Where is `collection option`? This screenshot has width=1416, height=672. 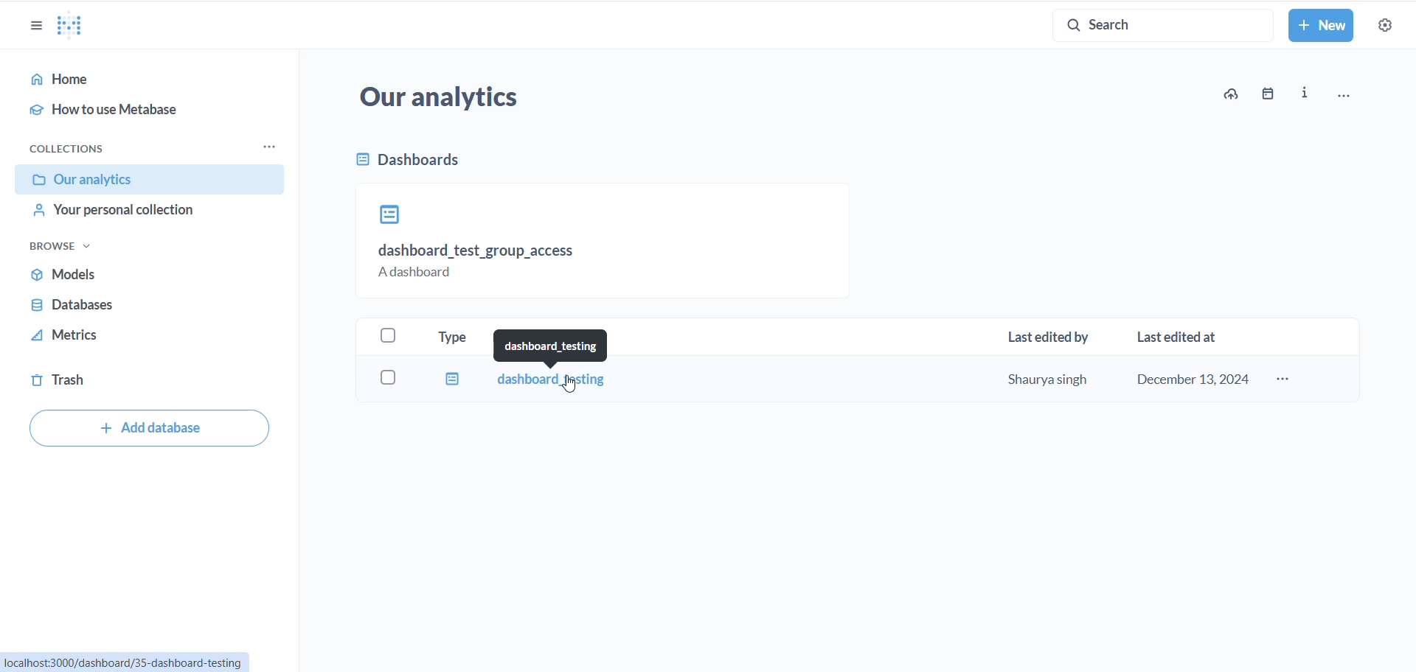 collection option is located at coordinates (267, 147).